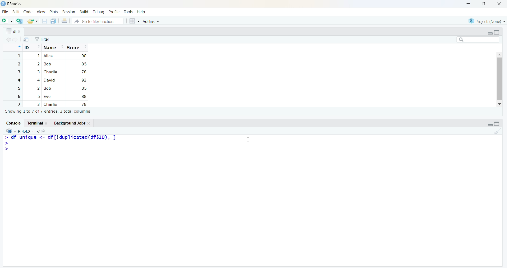  Describe the element at coordinates (18, 88) in the screenshot. I see `5` at that location.